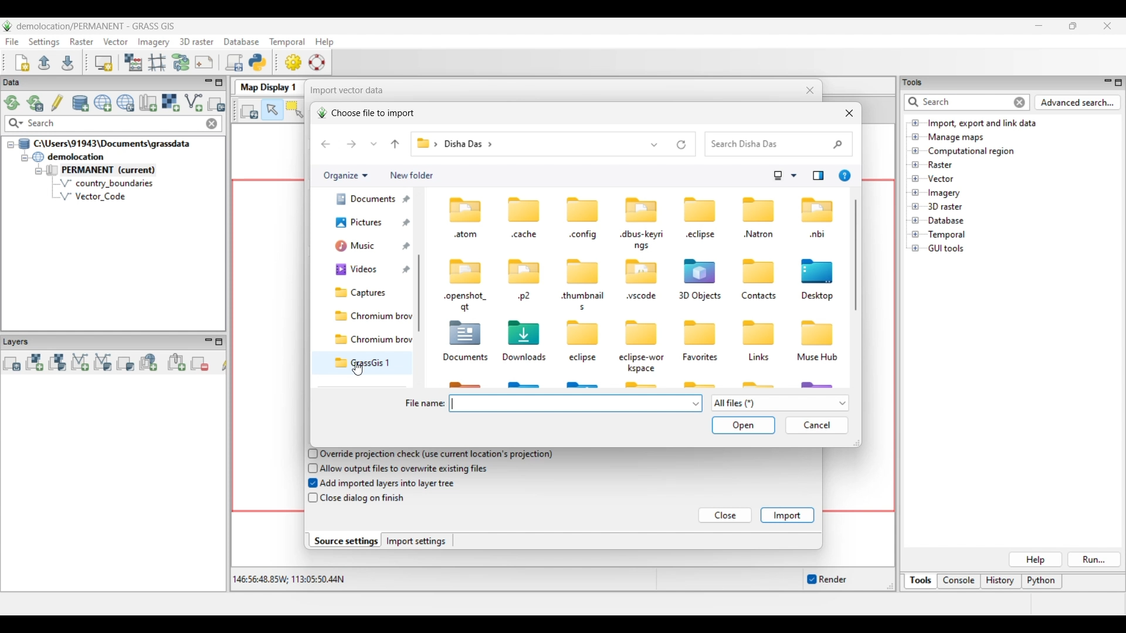 This screenshot has height=633, width=1126. I want to click on music, so click(362, 249).